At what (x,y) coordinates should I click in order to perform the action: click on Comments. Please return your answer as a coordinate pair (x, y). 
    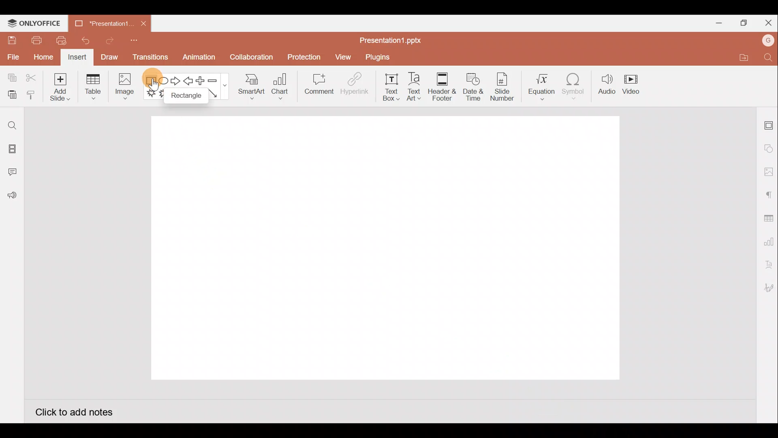
    Looking at the image, I should click on (14, 173).